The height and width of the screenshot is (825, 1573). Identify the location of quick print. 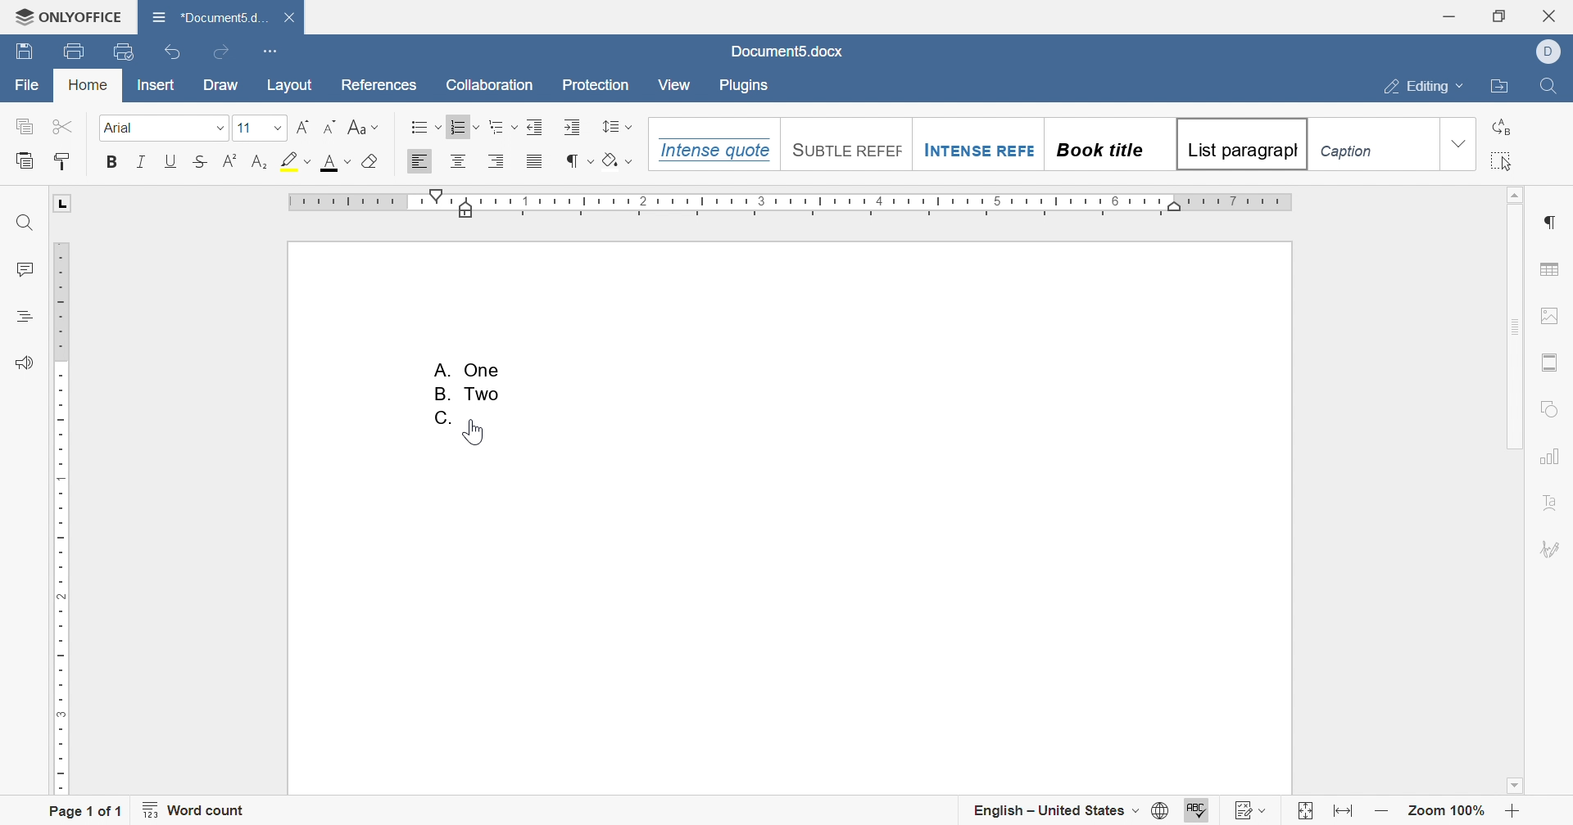
(123, 52).